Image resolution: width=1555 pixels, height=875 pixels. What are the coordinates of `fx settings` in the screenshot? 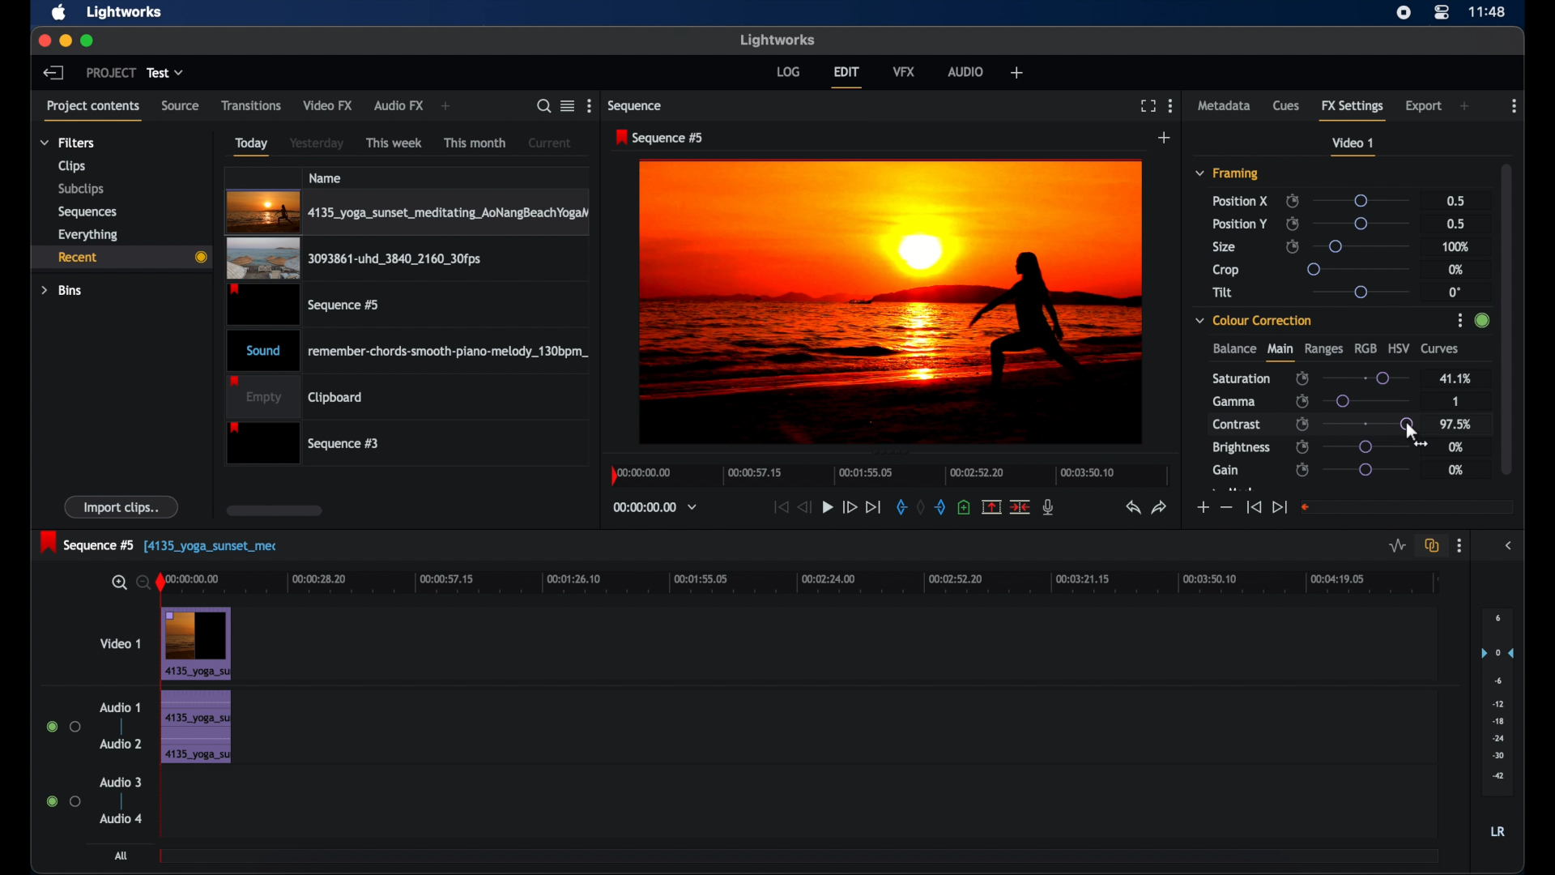 It's located at (1354, 109).